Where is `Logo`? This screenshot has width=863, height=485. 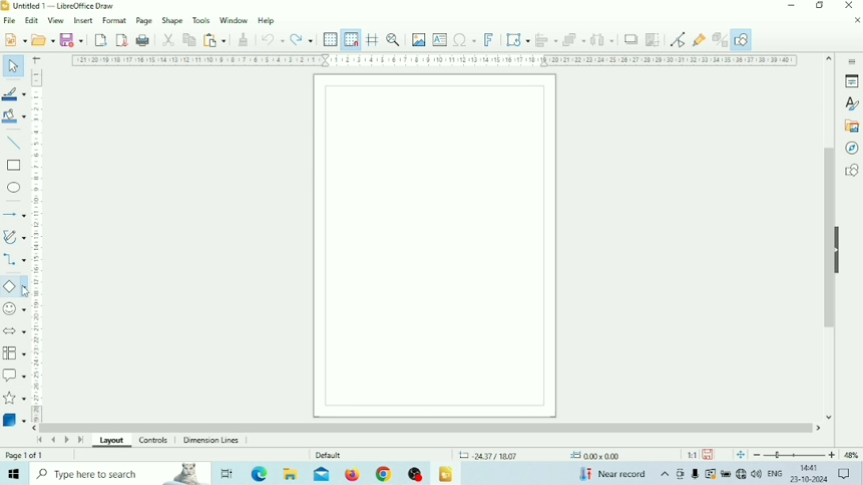
Logo is located at coordinates (6, 6).